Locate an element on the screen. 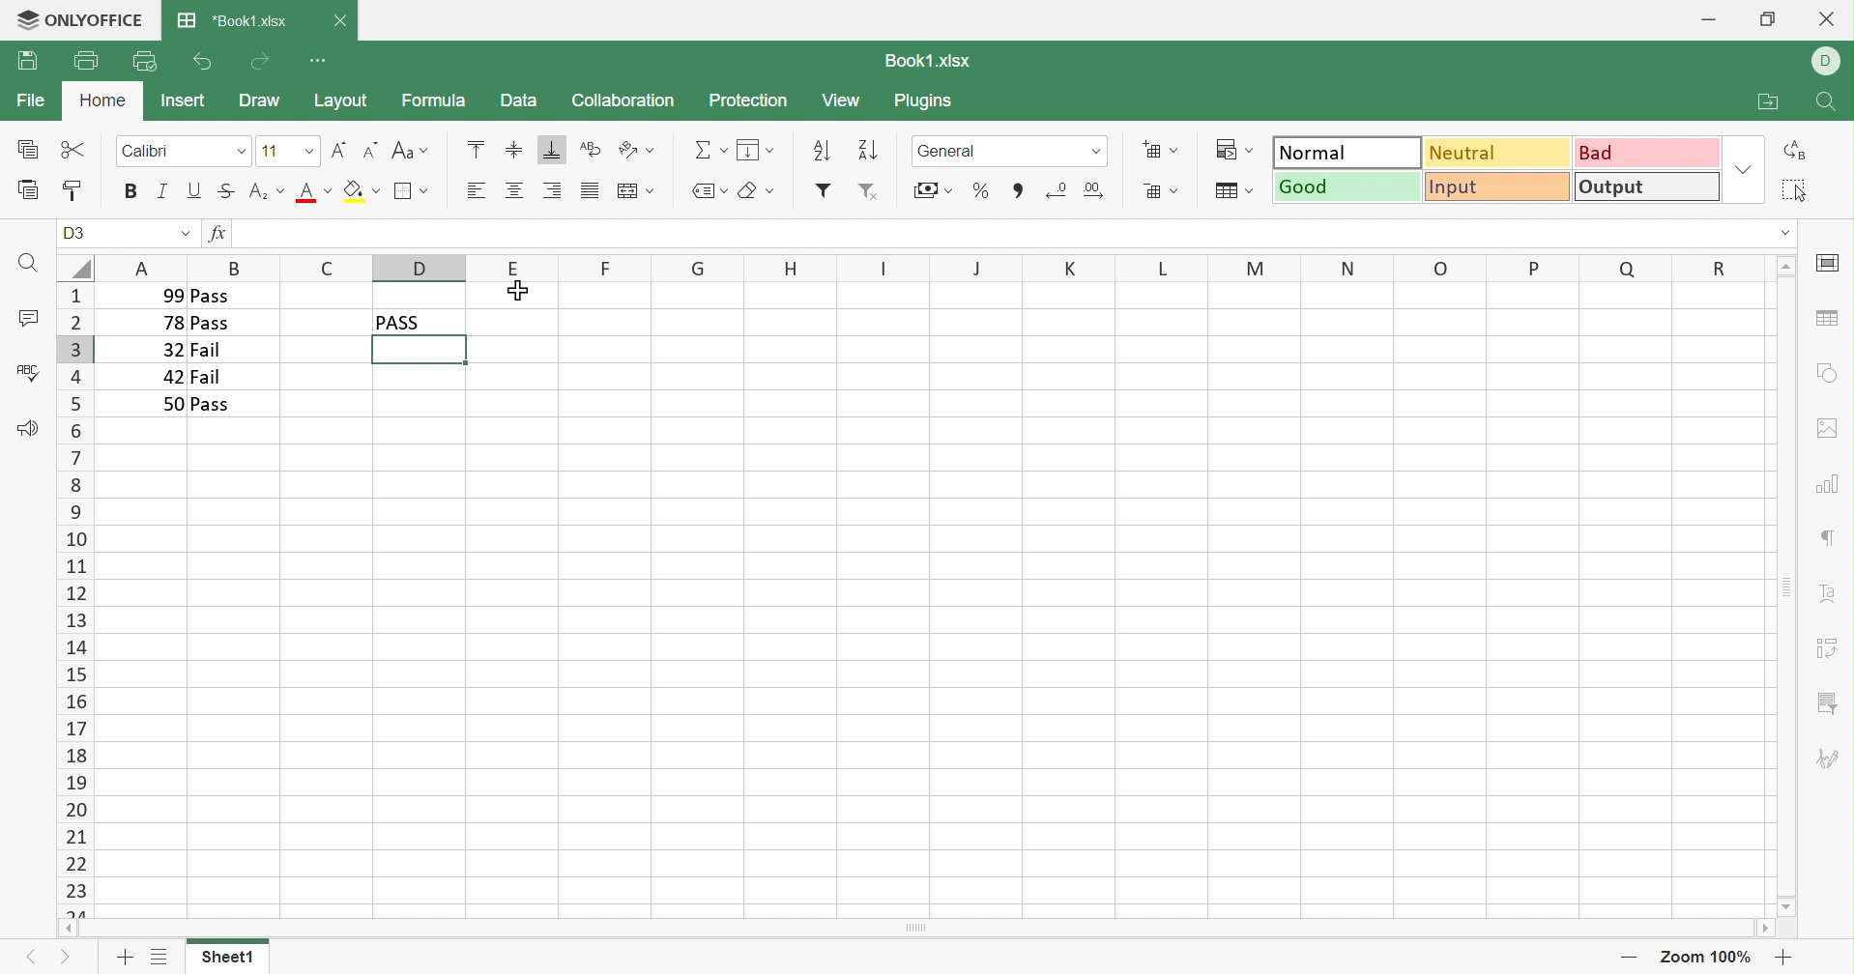  Pivot table settings is located at coordinates (1830, 648).